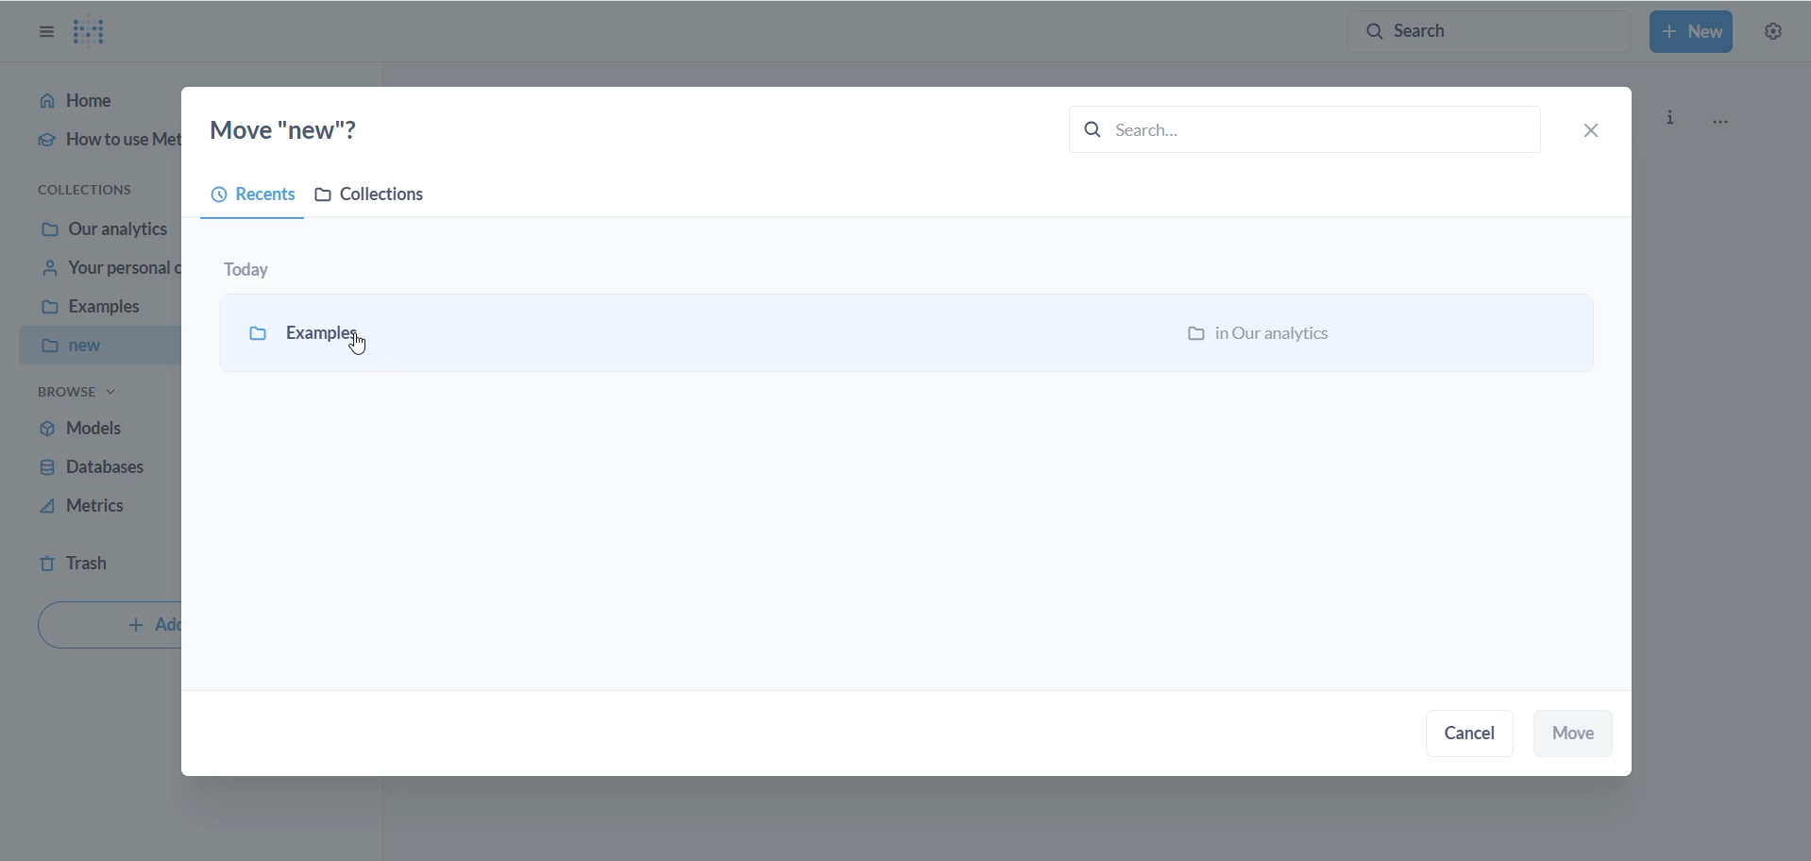  Describe the element at coordinates (39, 32) in the screenshot. I see `close sidebar` at that location.